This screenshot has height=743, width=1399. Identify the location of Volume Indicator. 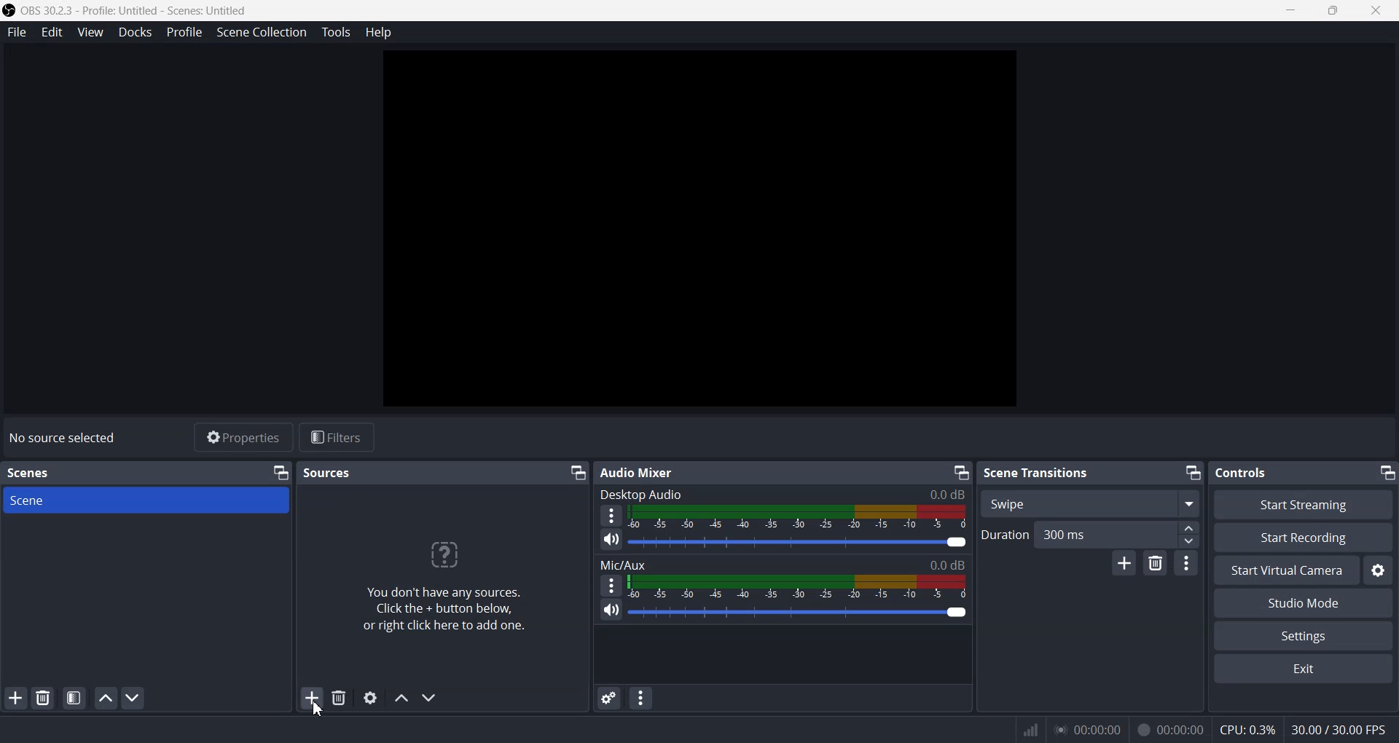
(799, 516).